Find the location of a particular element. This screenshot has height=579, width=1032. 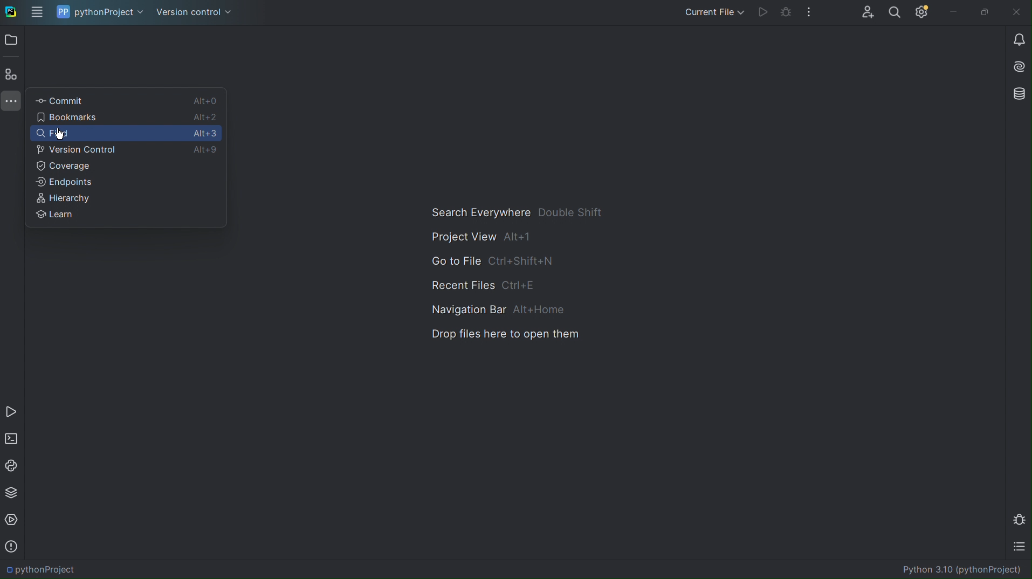

Alt+2 is located at coordinates (205, 115).